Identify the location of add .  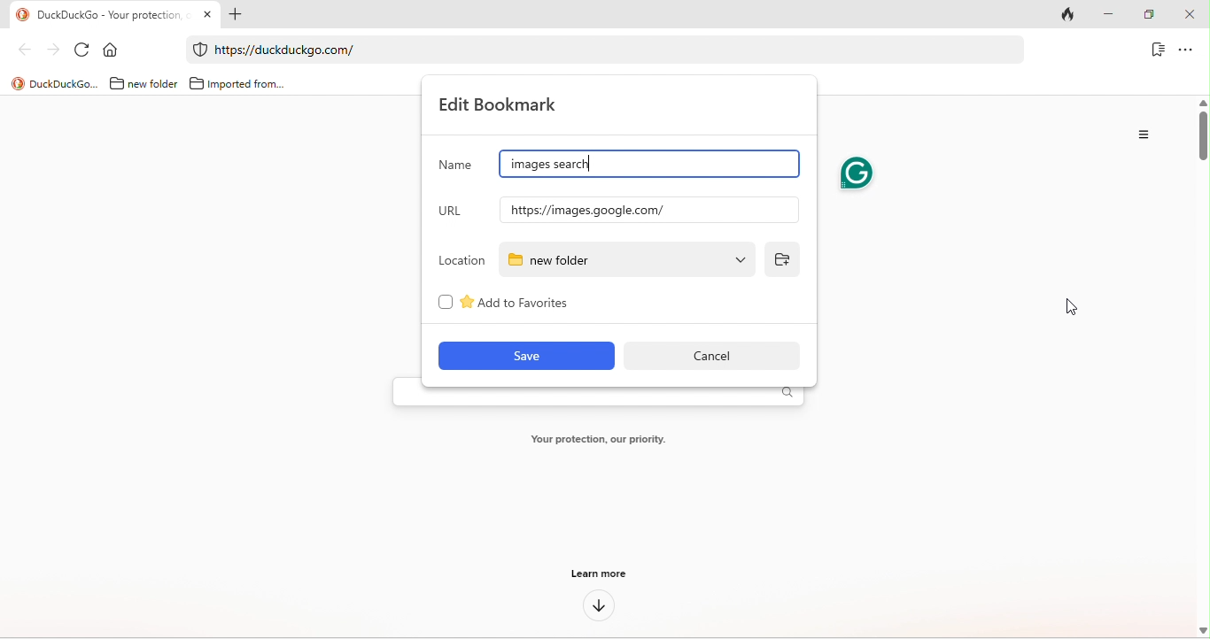
(240, 15).